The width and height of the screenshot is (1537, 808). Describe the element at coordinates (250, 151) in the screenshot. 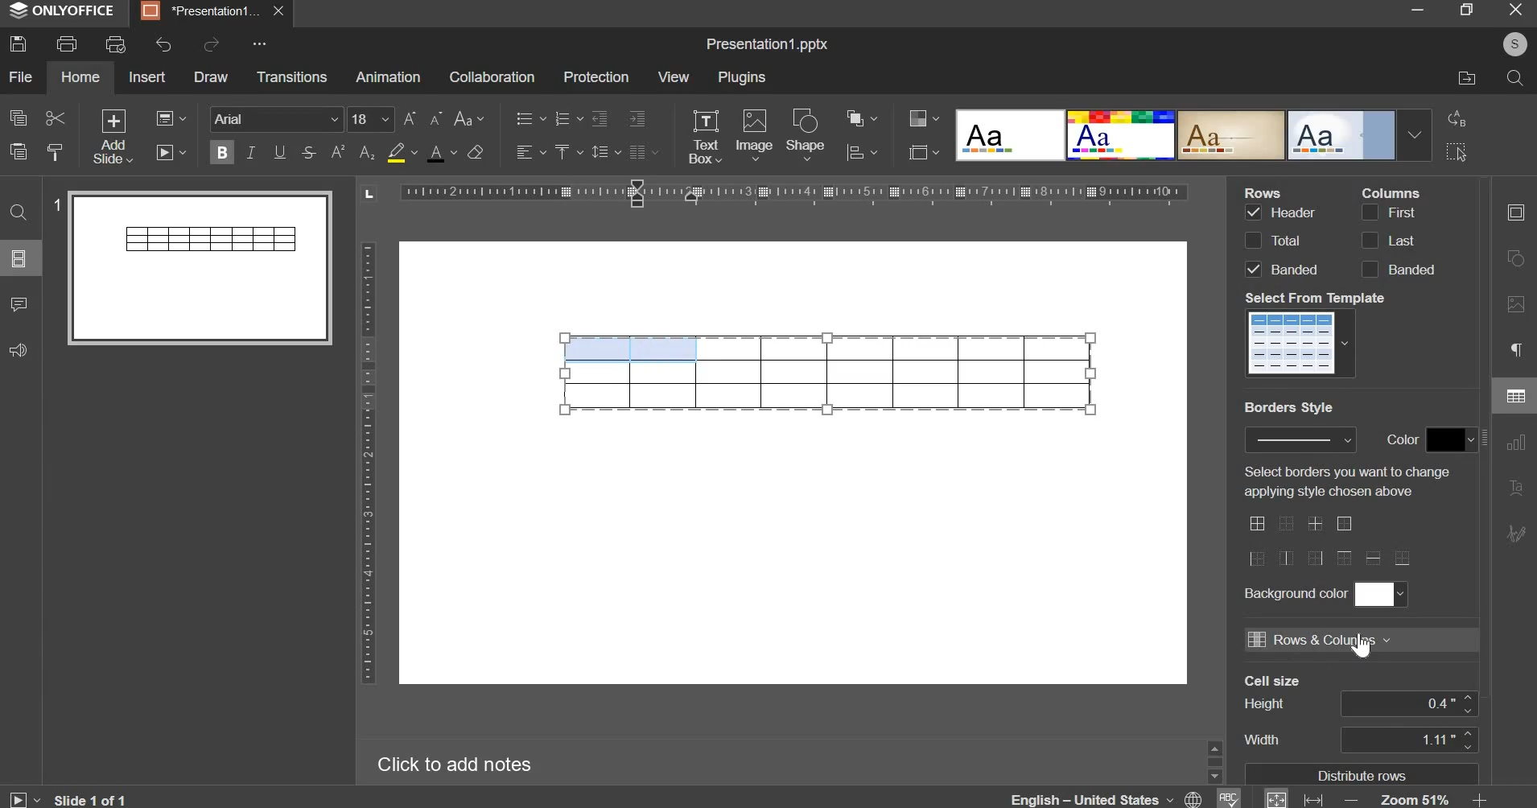

I see `italics` at that location.